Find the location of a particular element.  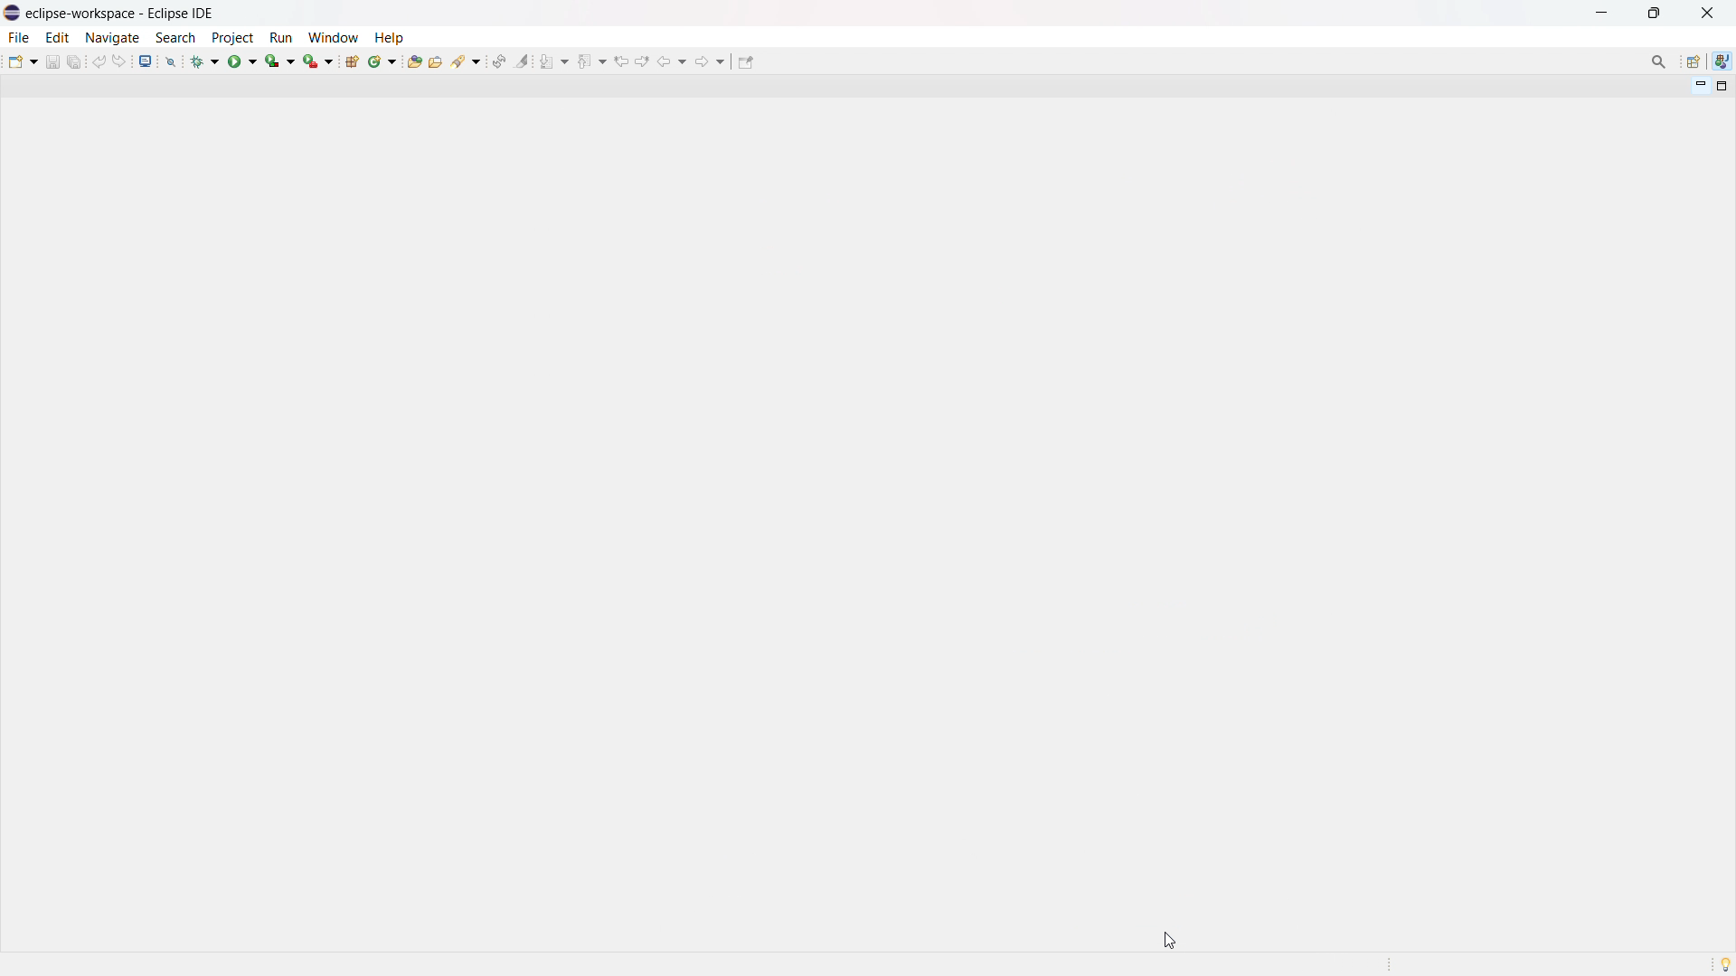

save is located at coordinates (52, 61).